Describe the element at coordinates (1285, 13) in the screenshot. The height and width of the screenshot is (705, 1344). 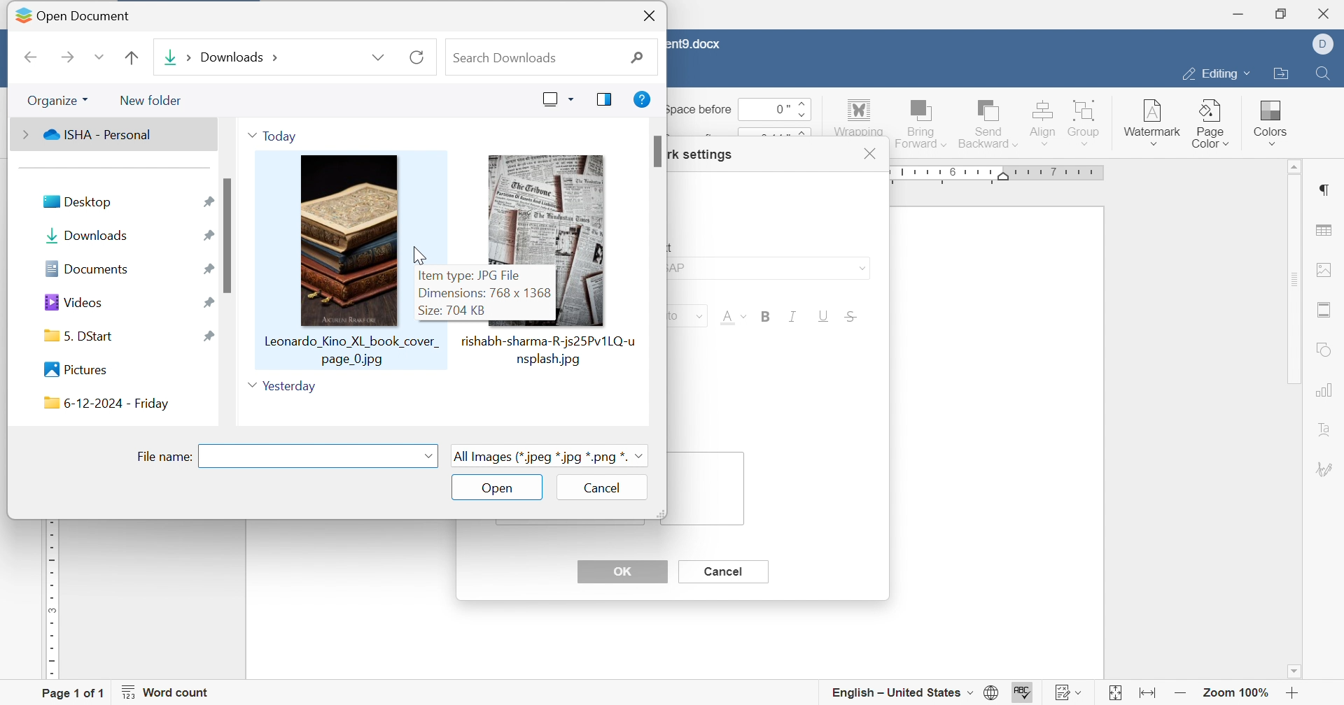
I see `restore down` at that location.